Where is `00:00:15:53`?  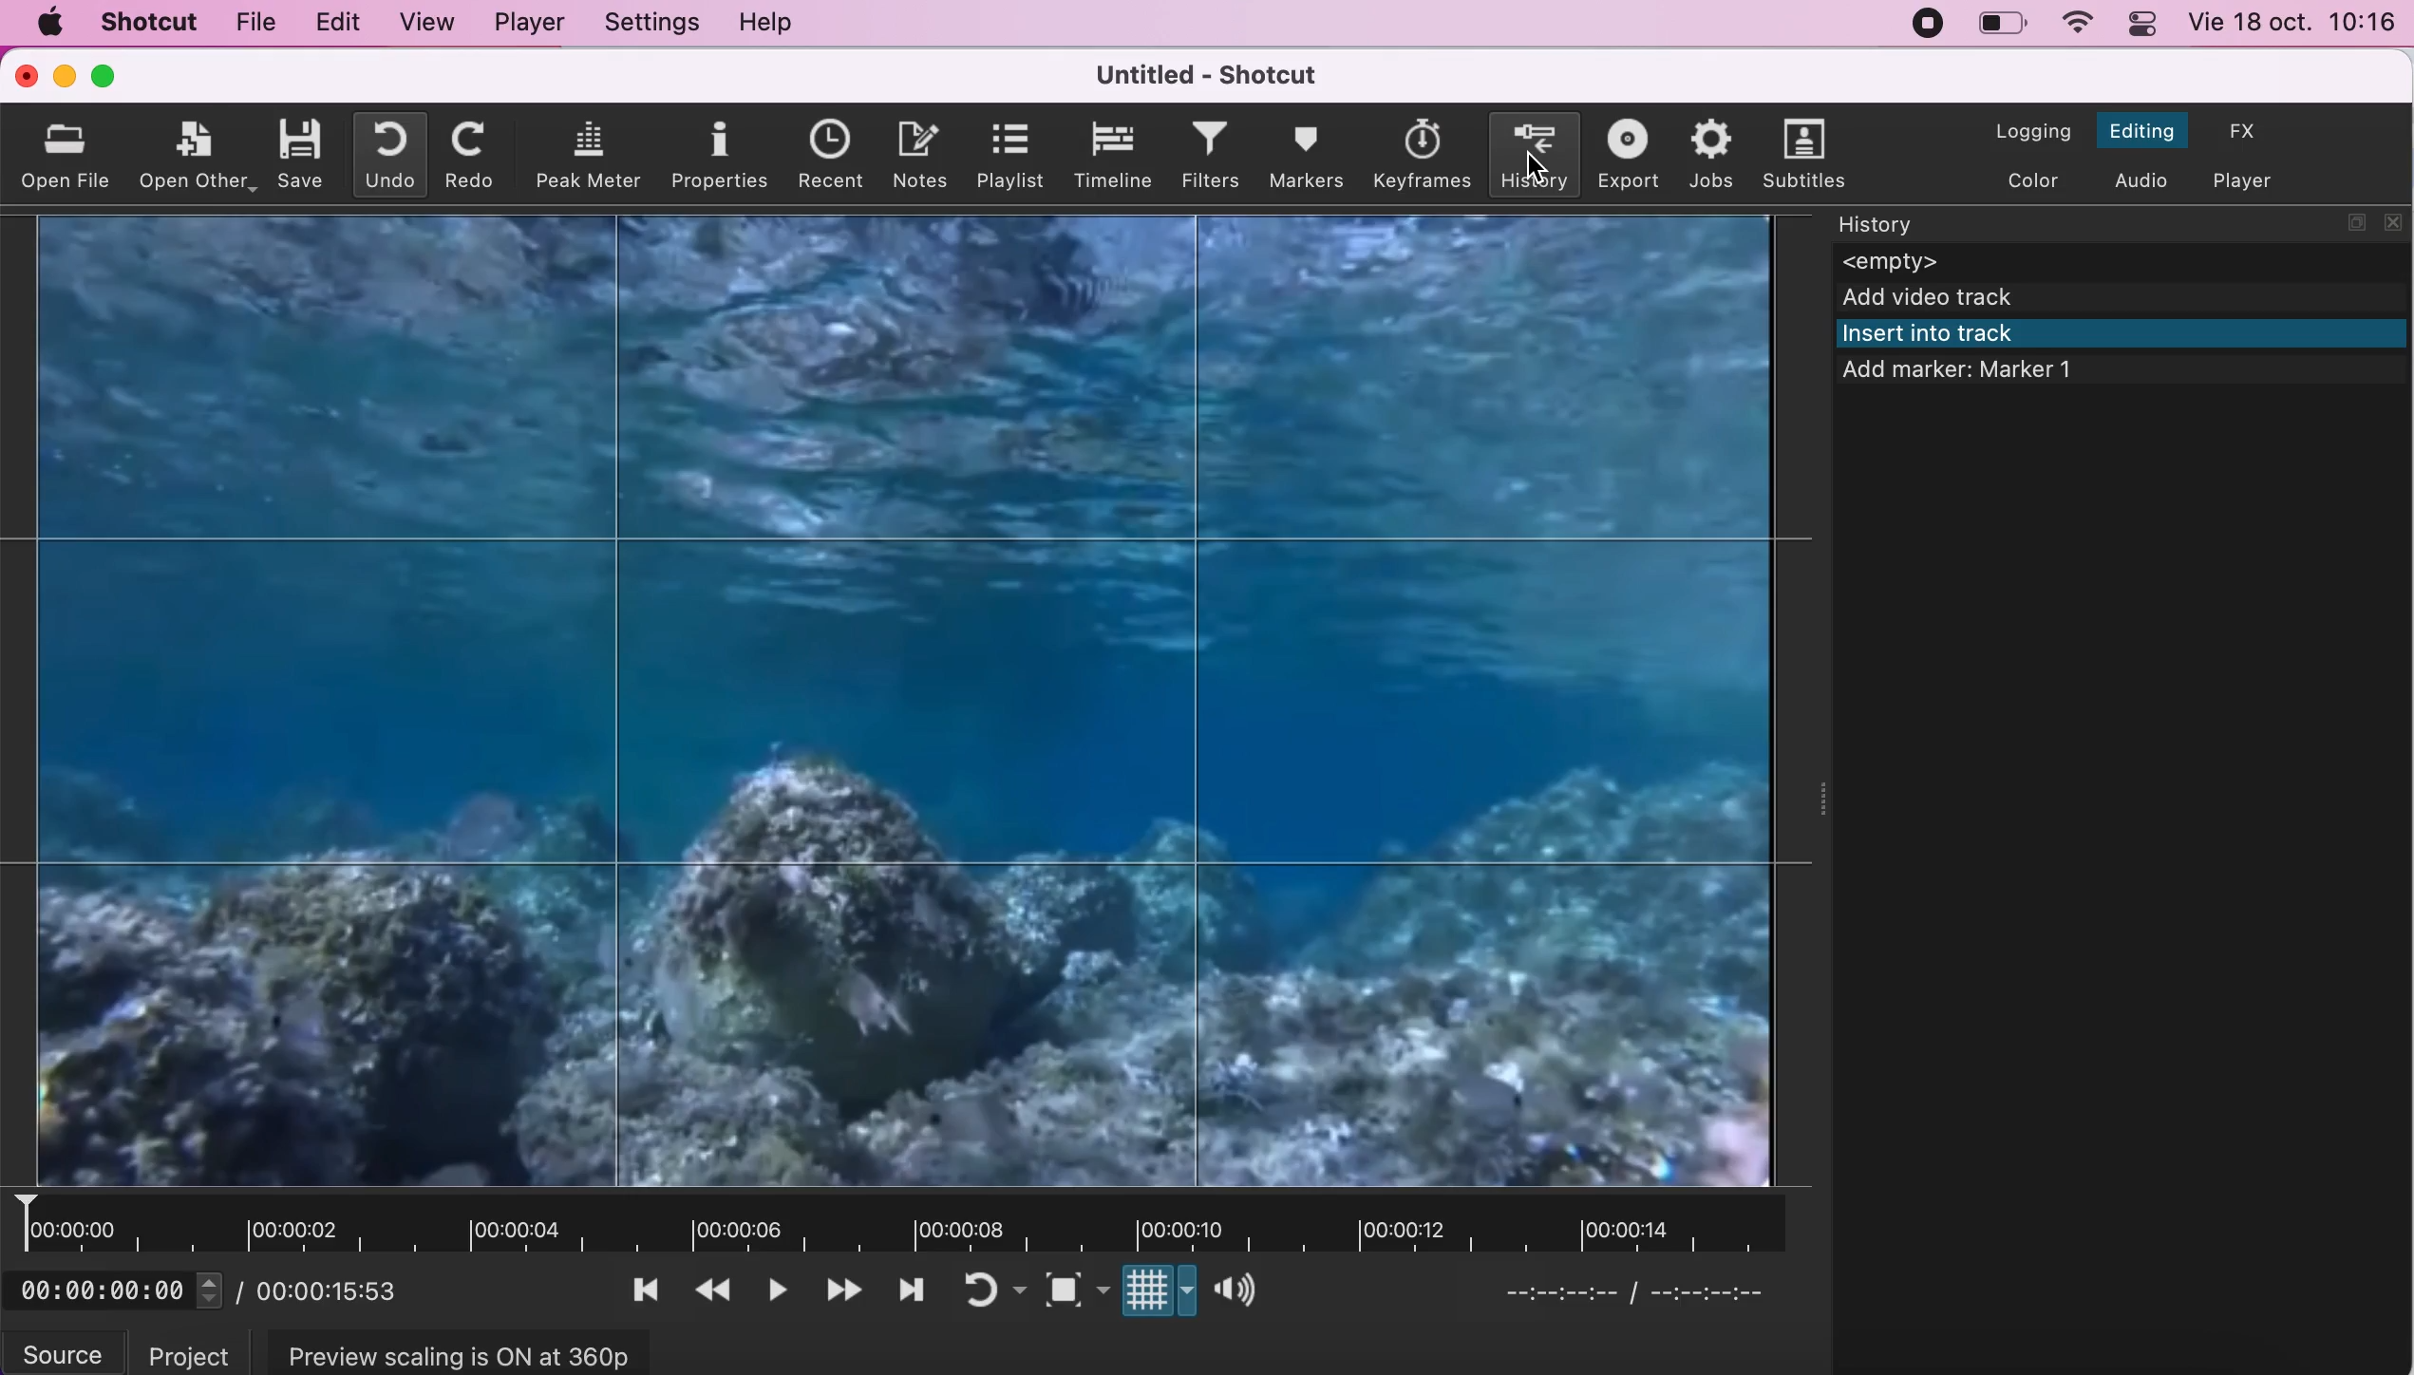
00:00:15:53 is located at coordinates (335, 1292).